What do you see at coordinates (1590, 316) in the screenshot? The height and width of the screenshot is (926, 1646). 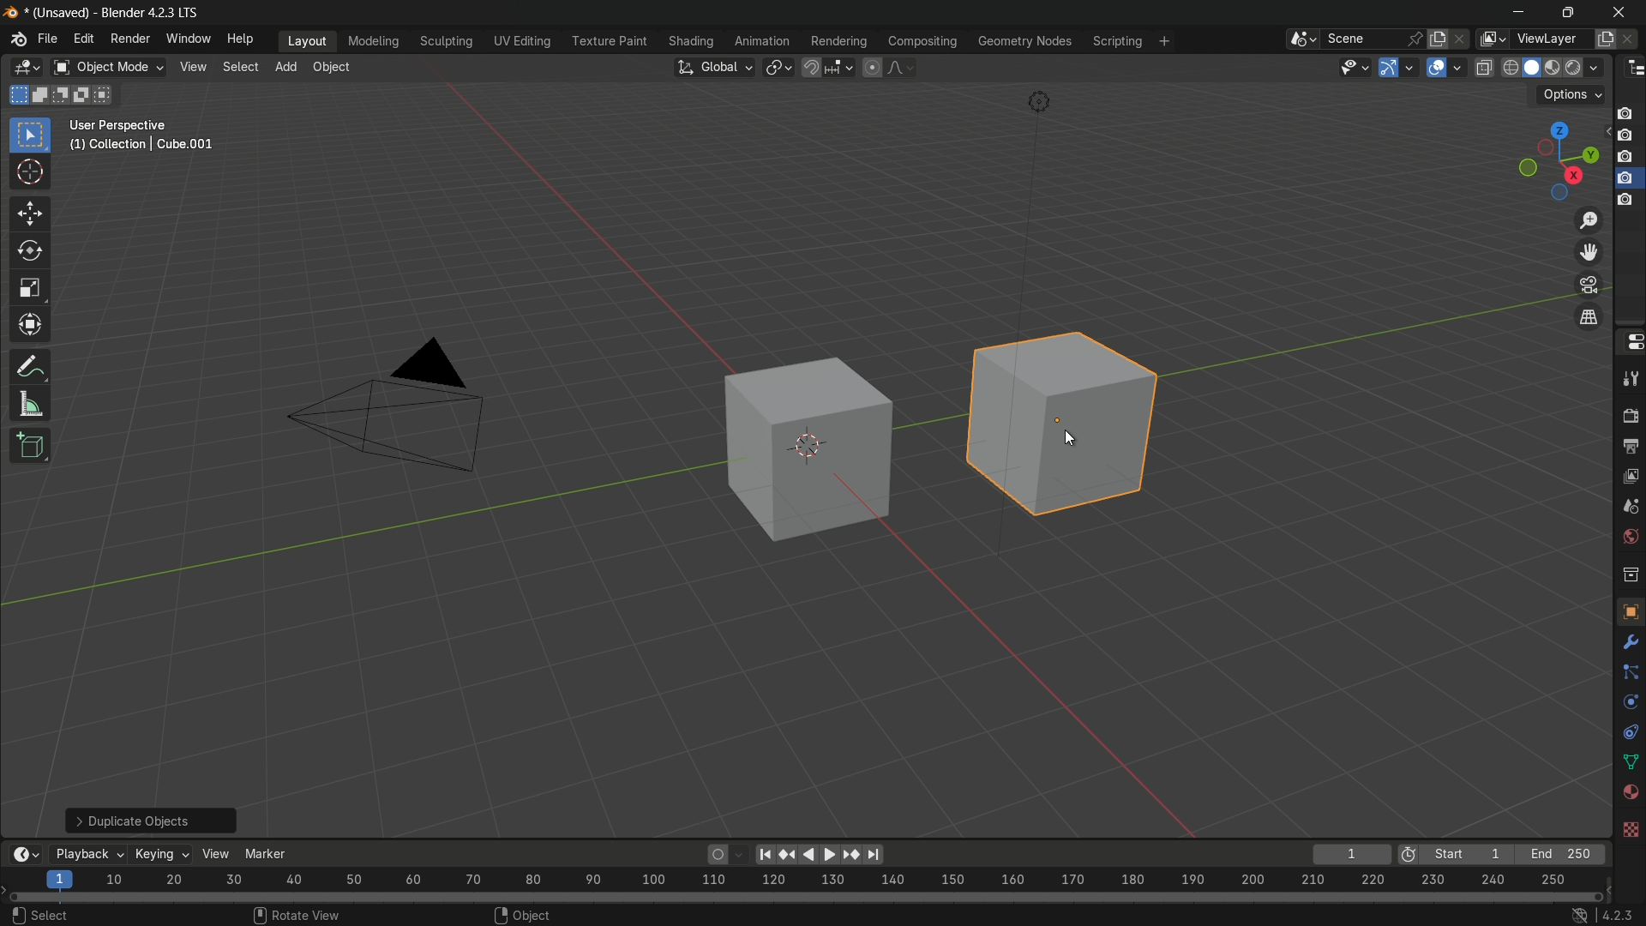 I see `switch view` at bounding box center [1590, 316].